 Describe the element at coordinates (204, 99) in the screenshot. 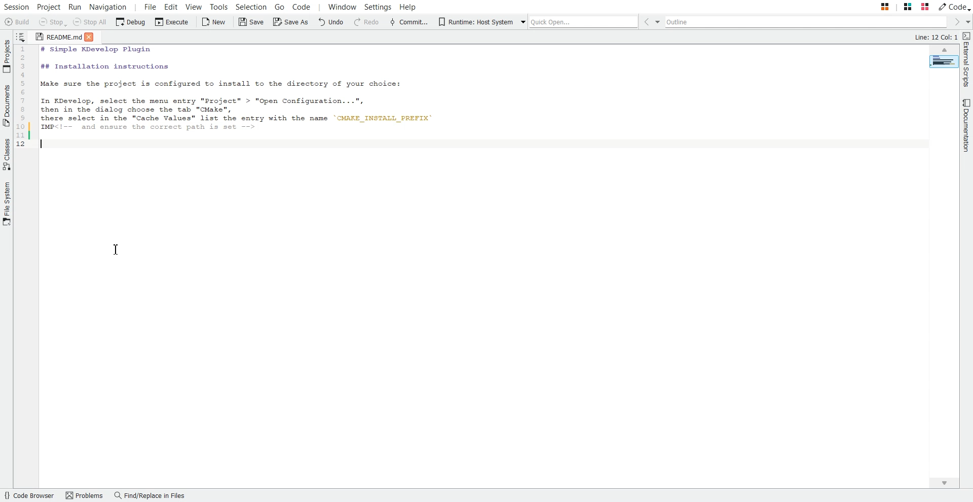

I see `In KDevelop, select the menu entry "Project" > "Open Configuation . ..",` at that location.